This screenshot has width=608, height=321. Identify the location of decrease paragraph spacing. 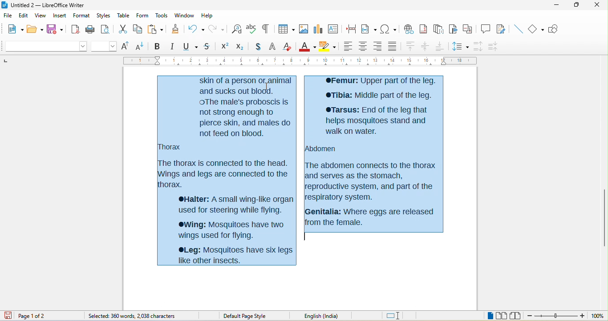
(494, 46).